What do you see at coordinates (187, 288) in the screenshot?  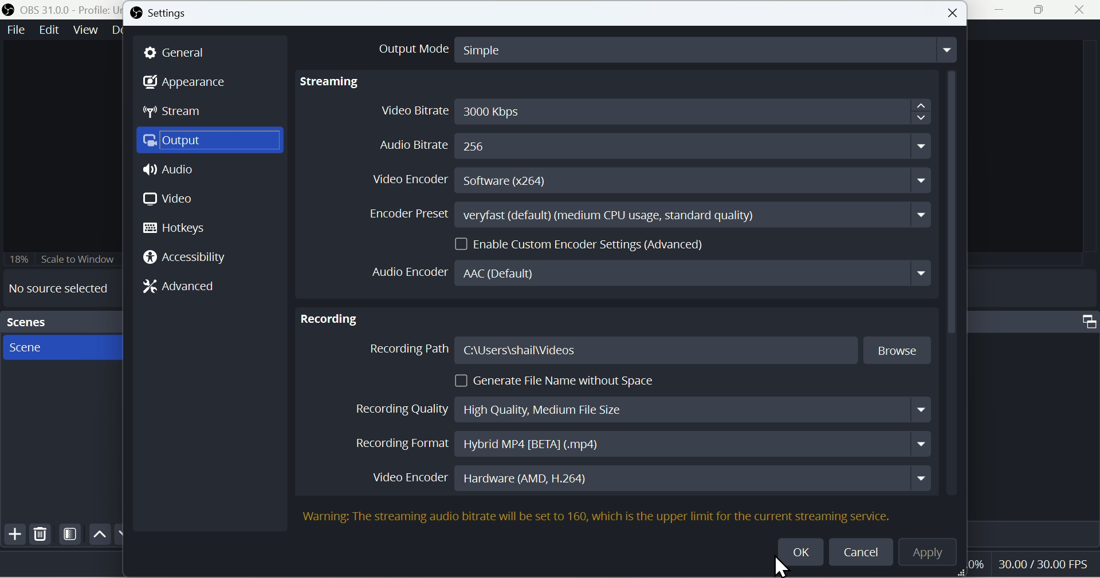 I see `Advanced` at bounding box center [187, 288].